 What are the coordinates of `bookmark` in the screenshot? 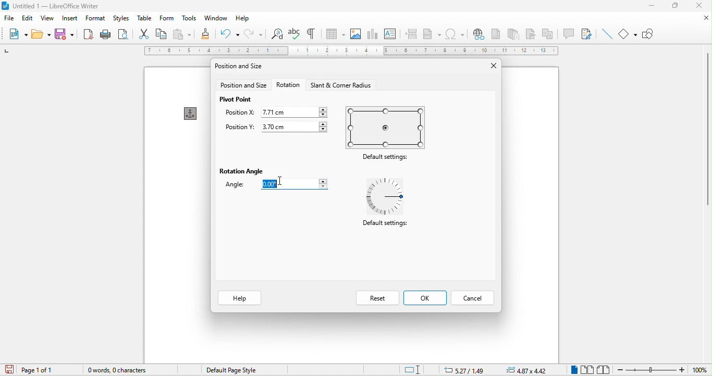 It's located at (532, 34).